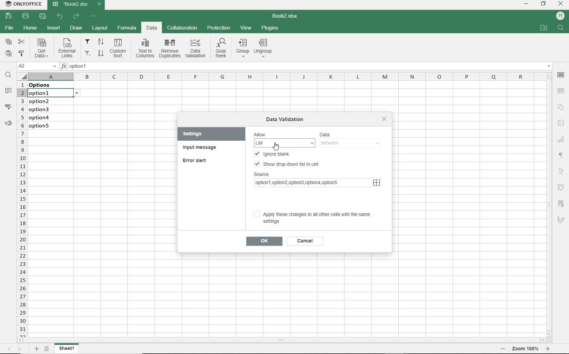  Describe the element at coordinates (501, 349) in the screenshot. I see `Zoom out` at that location.